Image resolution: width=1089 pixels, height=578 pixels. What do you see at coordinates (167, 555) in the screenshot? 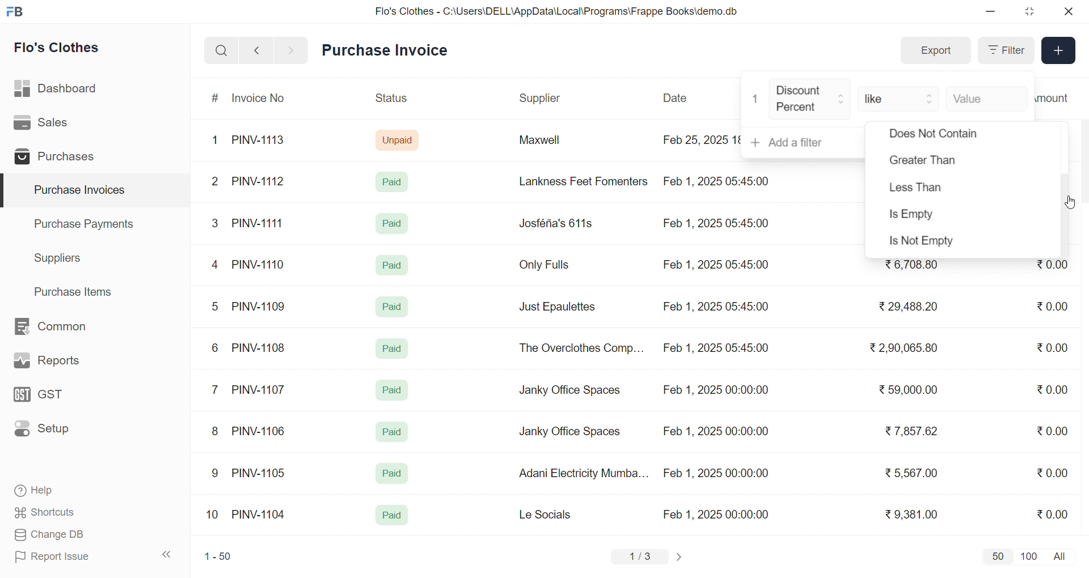
I see `collapse sidebar` at bounding box center [167, 555].